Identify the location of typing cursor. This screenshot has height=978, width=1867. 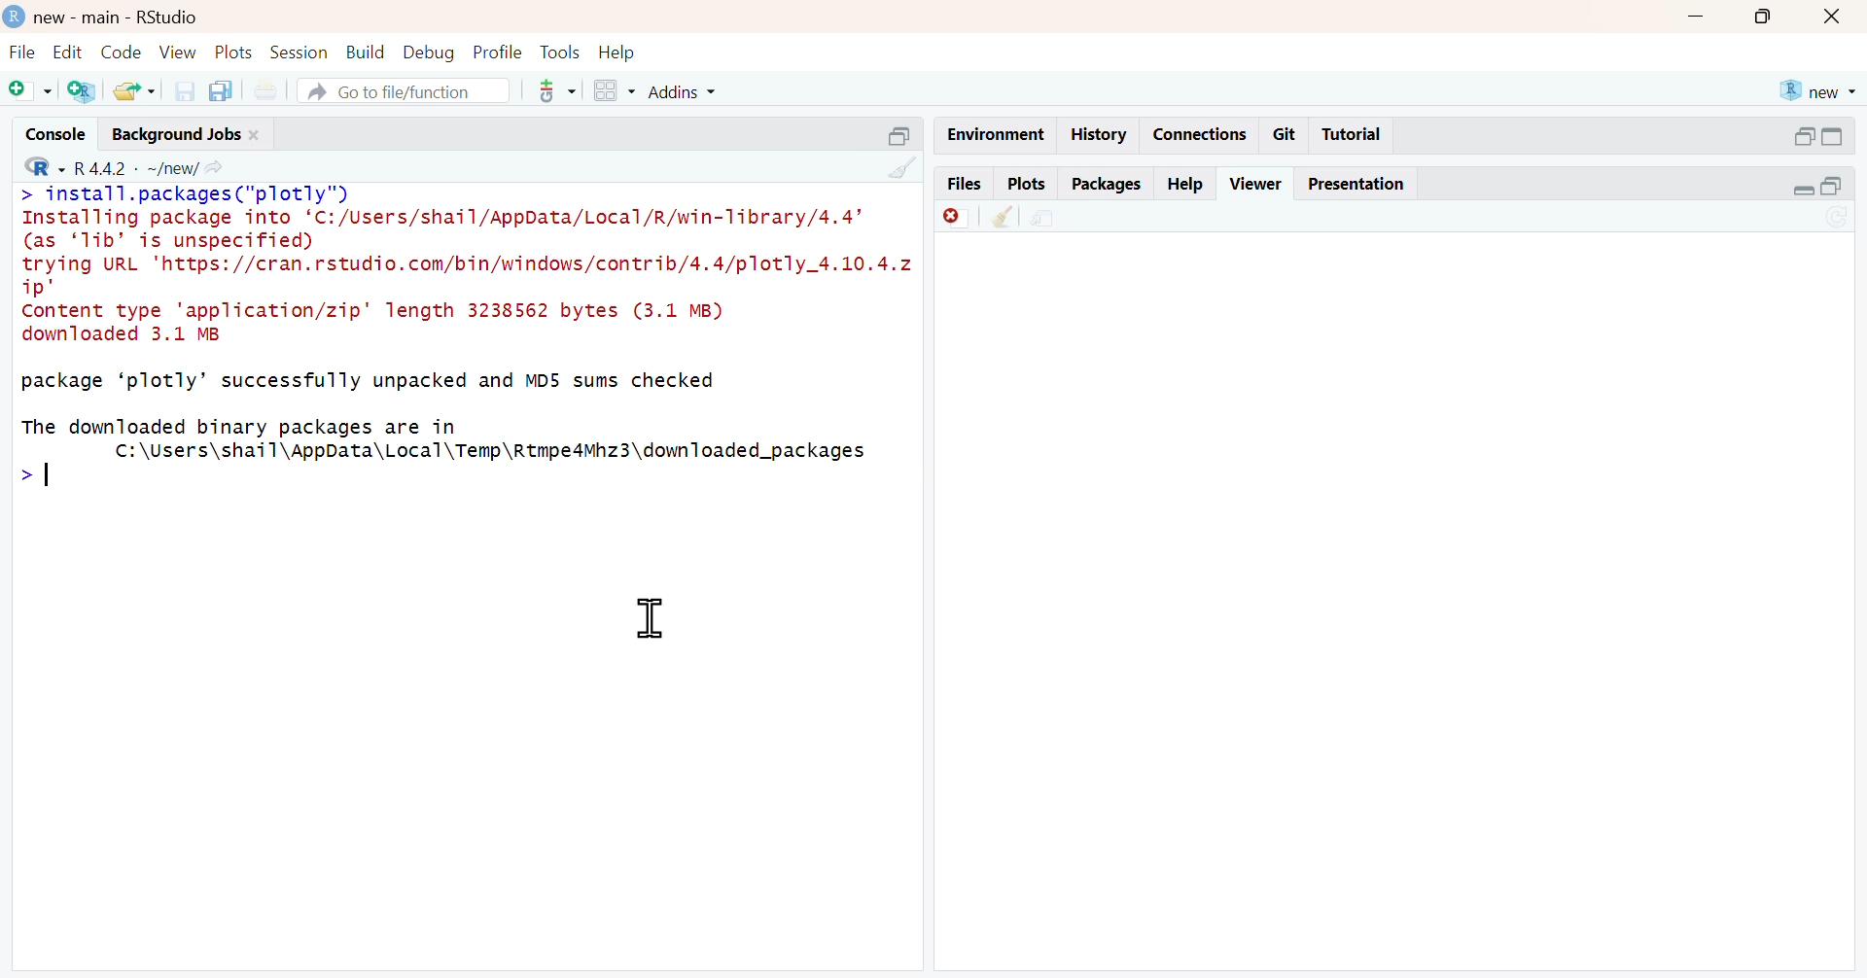
(58, 481).